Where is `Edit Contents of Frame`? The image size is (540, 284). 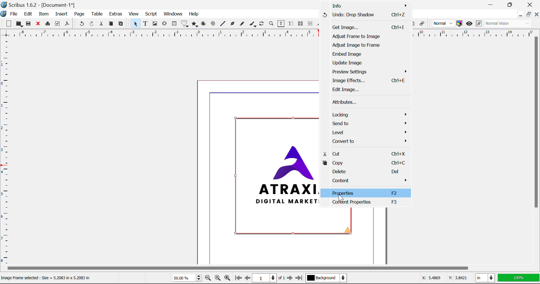
Edit Contents of Frame is located at coordinates (282, 24).